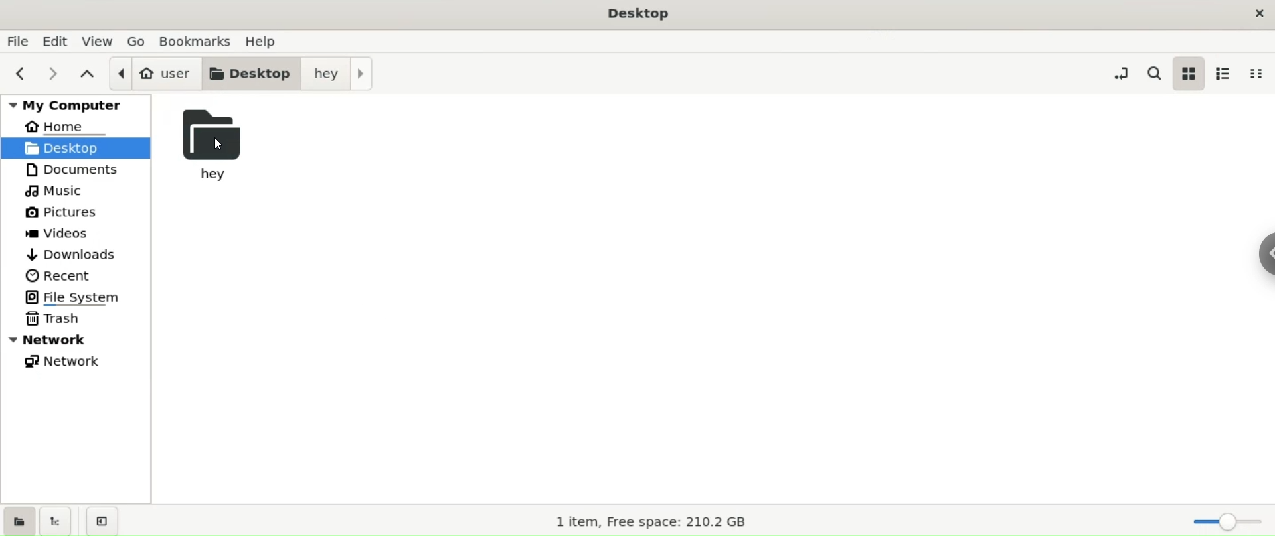 The width and height of the screenshot is (1275, 536). I want to click on recent, so click(78, 277).